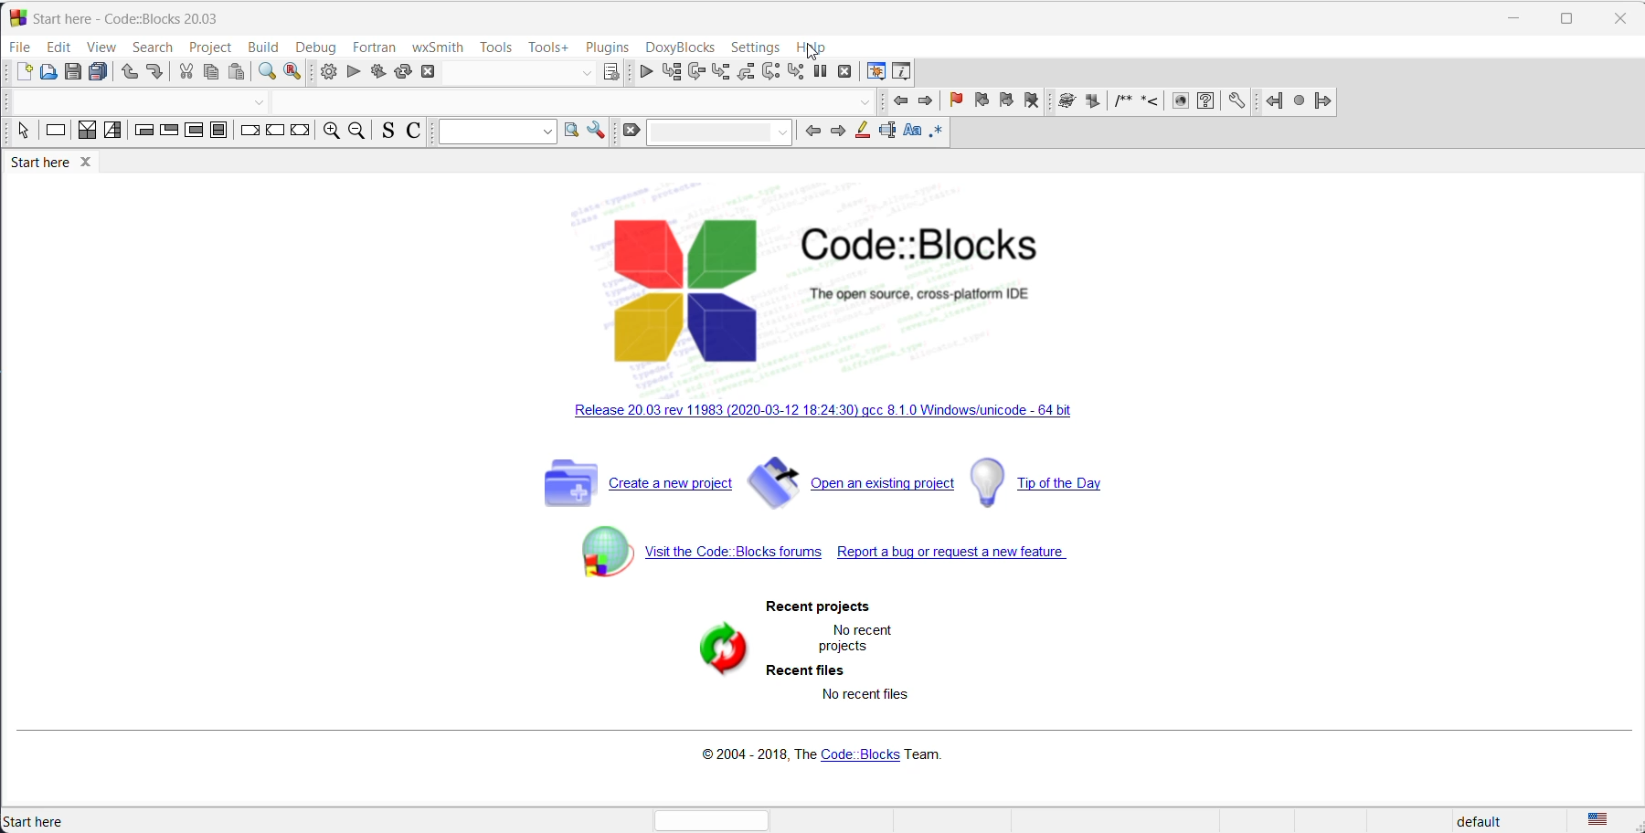  I want to click on toggle comments, so click(415, 132).